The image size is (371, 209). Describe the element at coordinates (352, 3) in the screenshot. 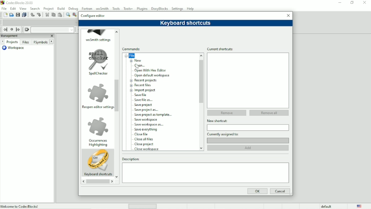

I see `Maximize` at that location.